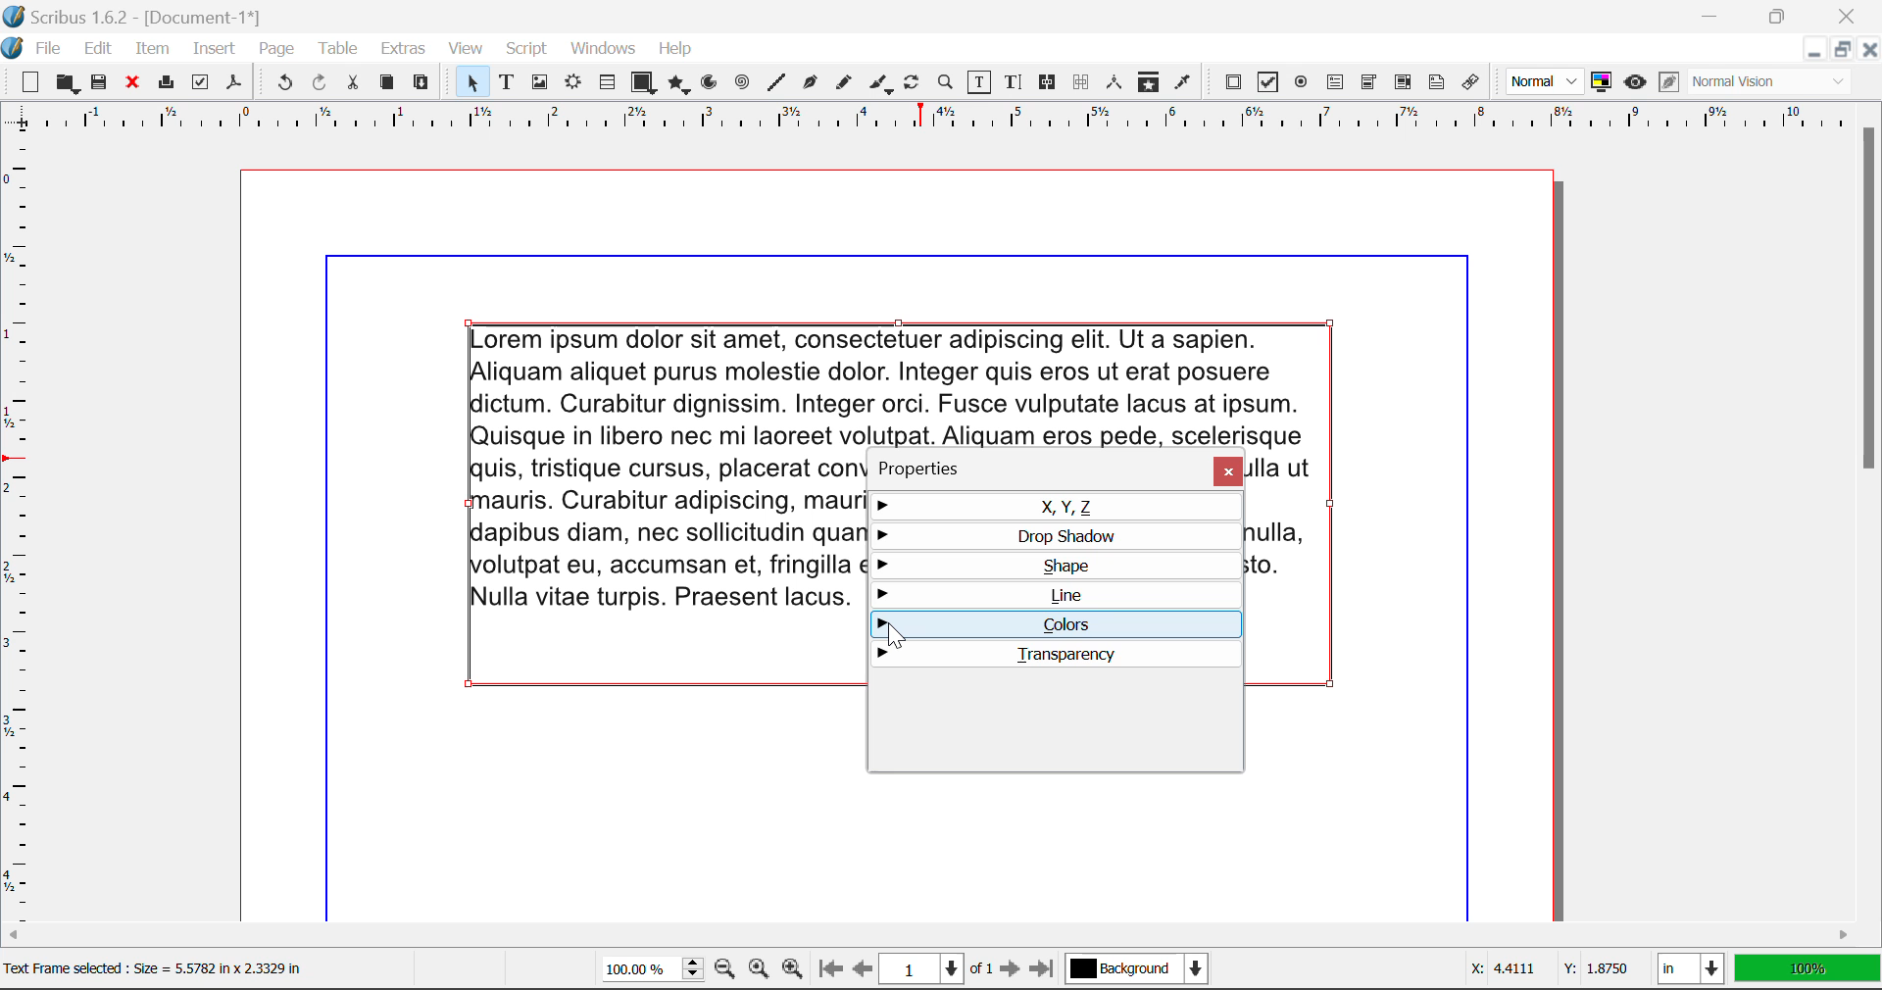  I want to click on text, so click(667, 533).